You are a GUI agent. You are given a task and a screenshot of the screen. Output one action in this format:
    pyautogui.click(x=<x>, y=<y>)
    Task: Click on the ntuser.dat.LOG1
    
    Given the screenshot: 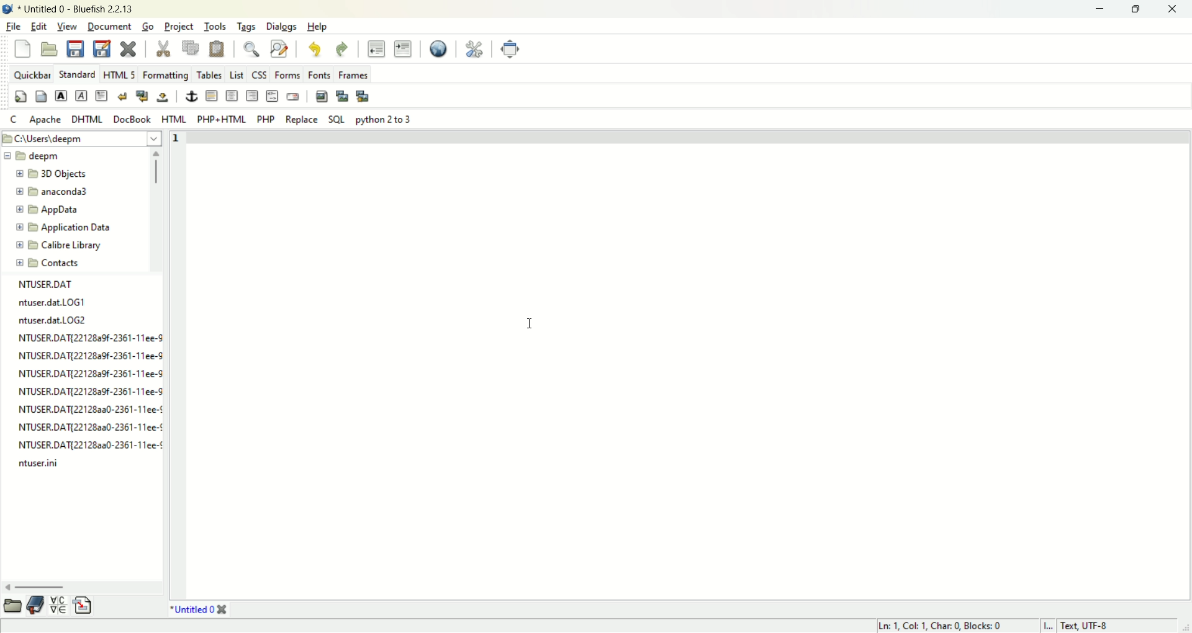 What is the action you would take?
    pyautogui.click(x=61, y=302)
    